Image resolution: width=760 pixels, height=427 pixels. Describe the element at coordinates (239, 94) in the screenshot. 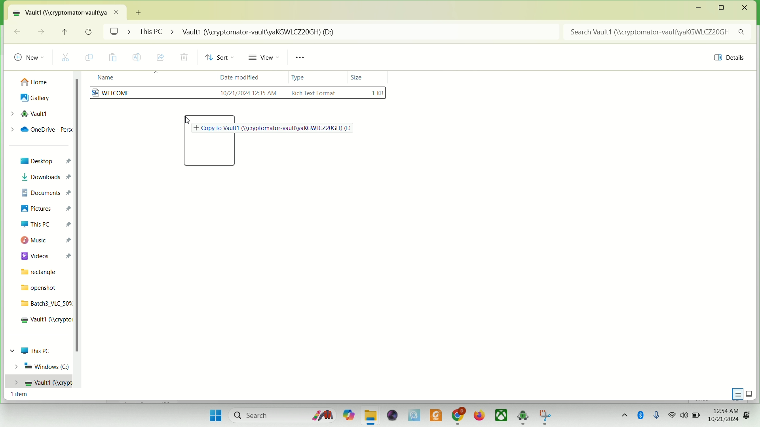

I see `WELCOME file` at that location.